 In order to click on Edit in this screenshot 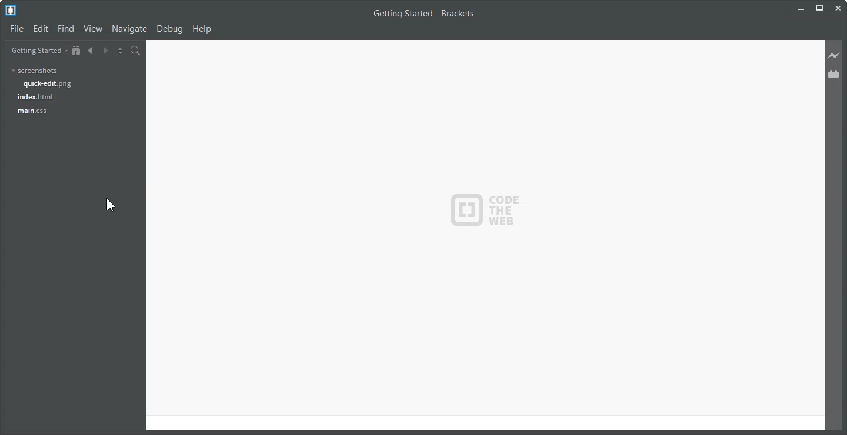, I will do `click(41, 28)`.